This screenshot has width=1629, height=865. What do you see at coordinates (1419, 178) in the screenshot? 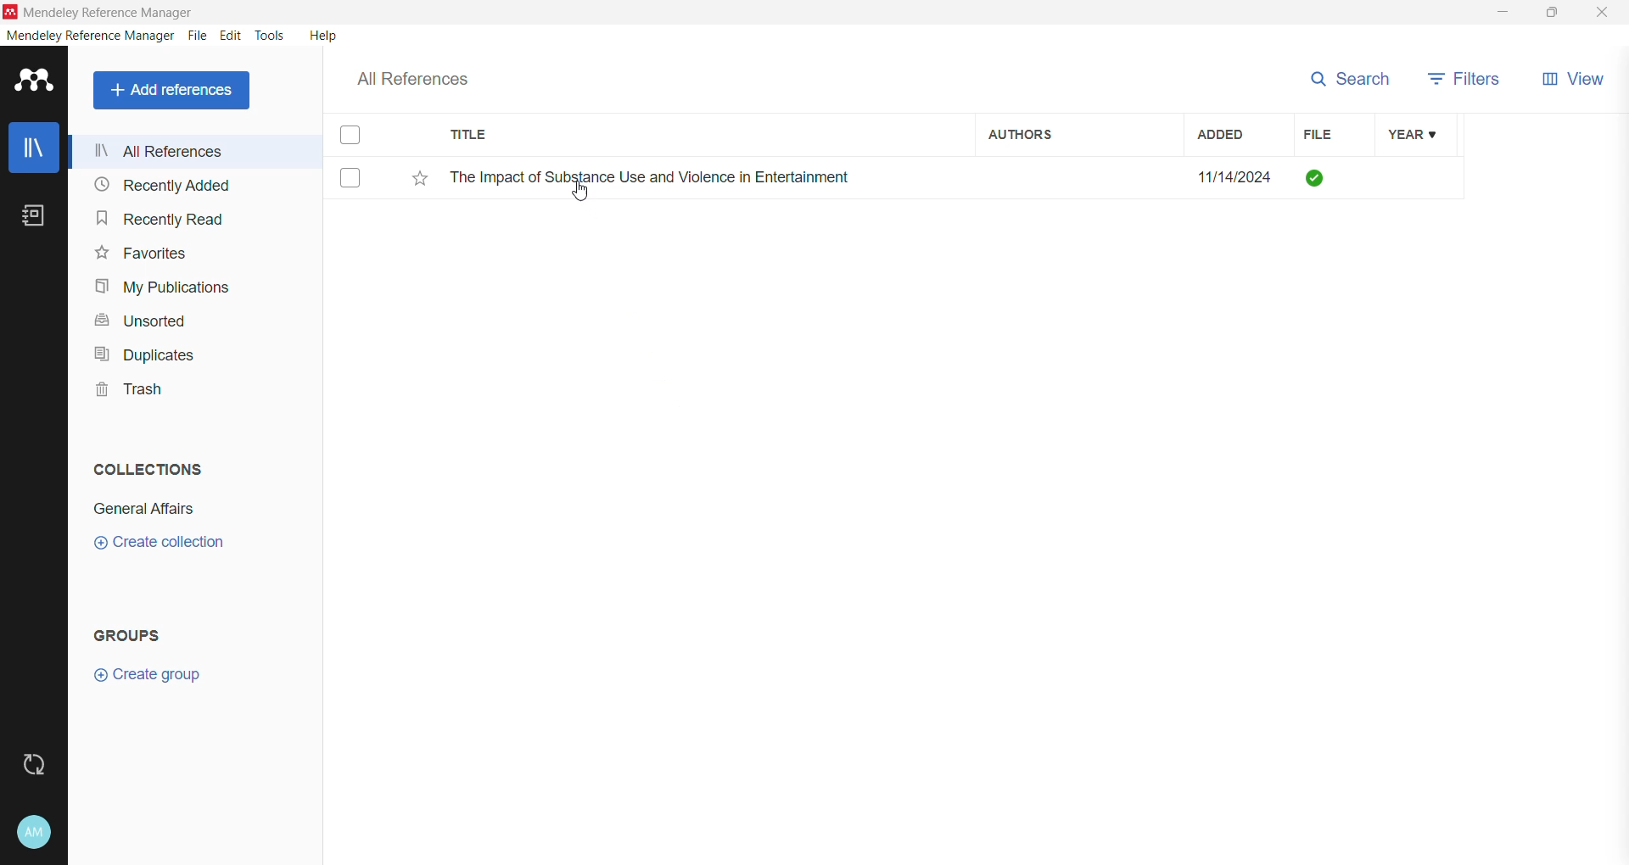
I see `File published Date` at bounding box center [1419, 178].